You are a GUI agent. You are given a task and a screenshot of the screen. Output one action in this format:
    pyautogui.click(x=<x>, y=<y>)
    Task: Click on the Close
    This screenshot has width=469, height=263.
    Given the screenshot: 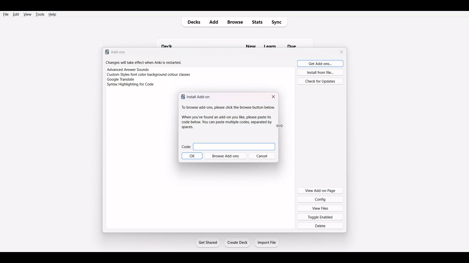 What is the action you would take?
    pyautogui.click(x=273, y=97)
    